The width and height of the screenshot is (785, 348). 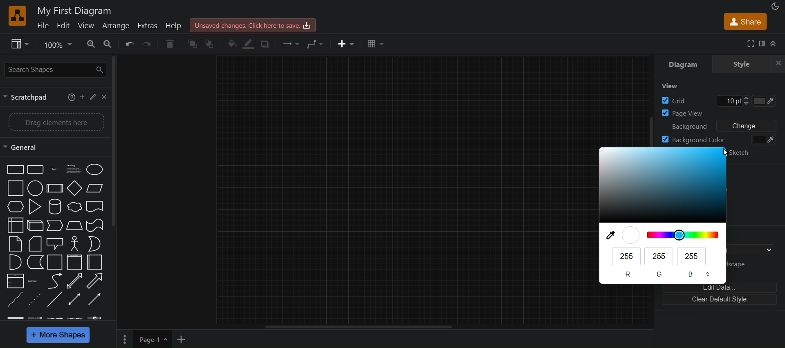 I want to click on logo, so click(x=18, y=15).